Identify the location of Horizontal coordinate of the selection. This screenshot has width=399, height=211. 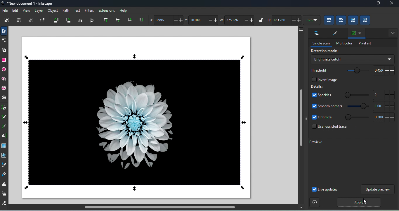
(167, 20).